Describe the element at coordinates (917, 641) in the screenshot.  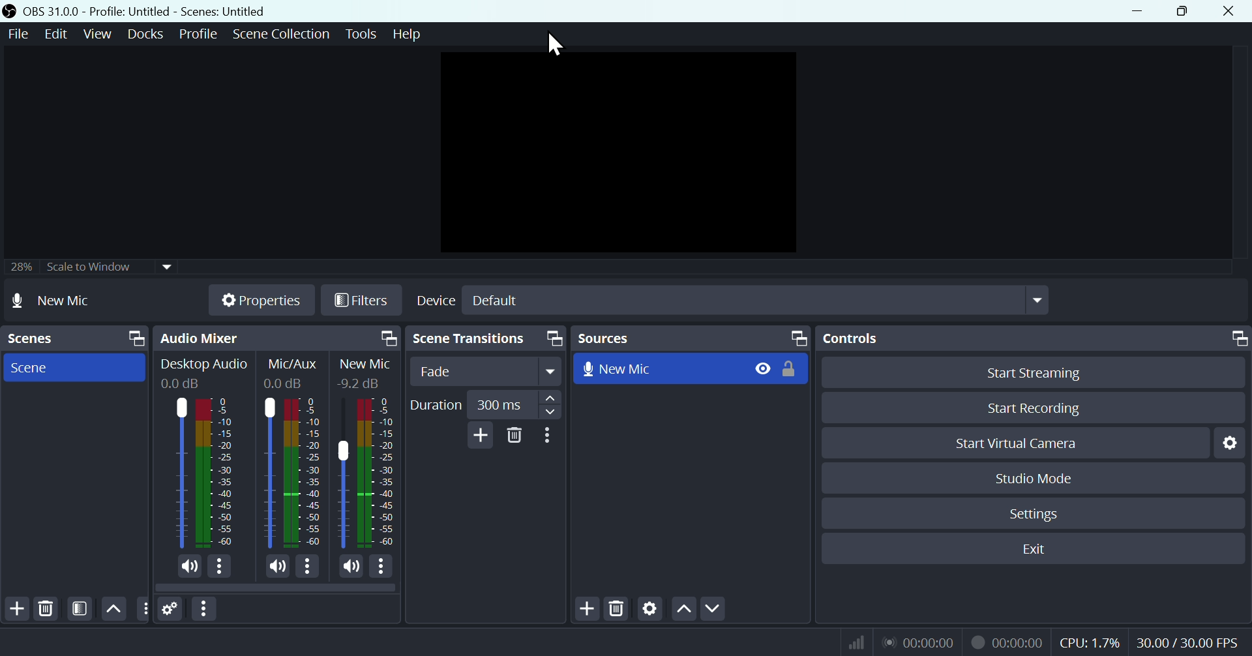
I see `Live Status` at that location.